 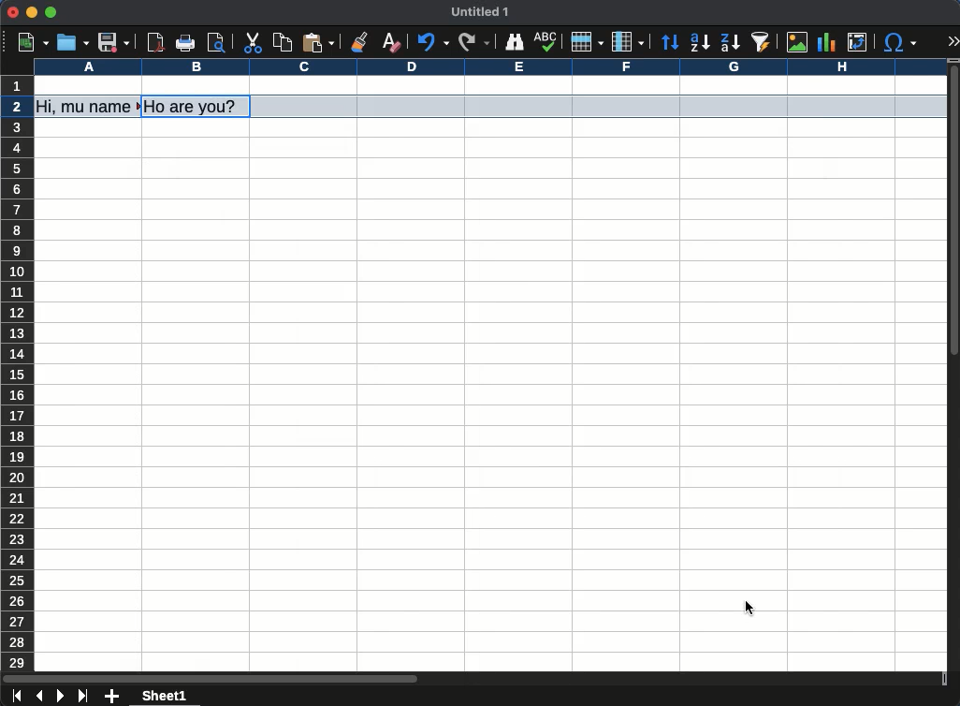 I want to click on finder, so click(x=515, y=43).